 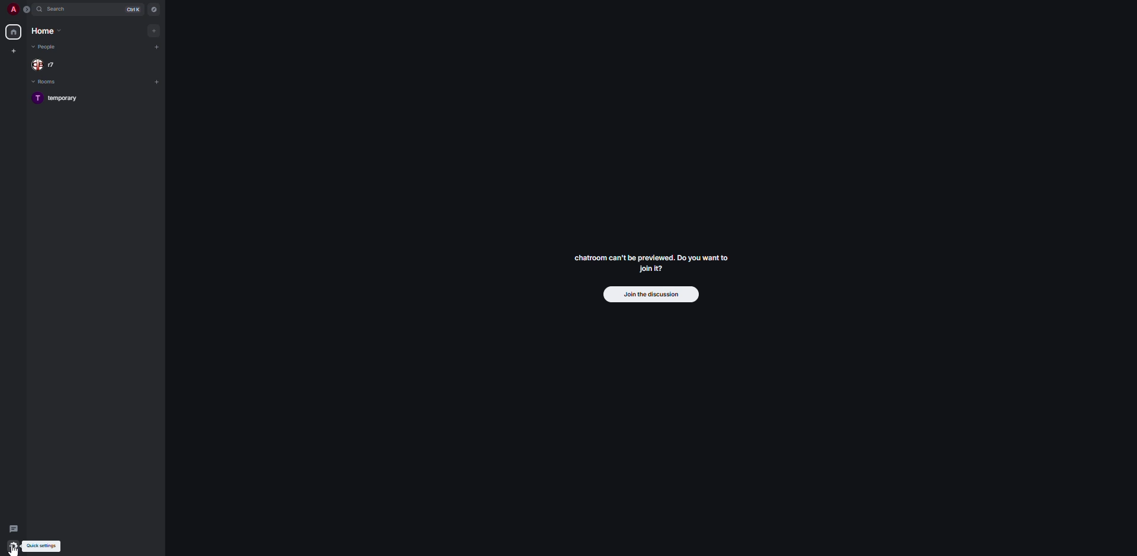 I want to click on expand, so click(x=27, y=9).